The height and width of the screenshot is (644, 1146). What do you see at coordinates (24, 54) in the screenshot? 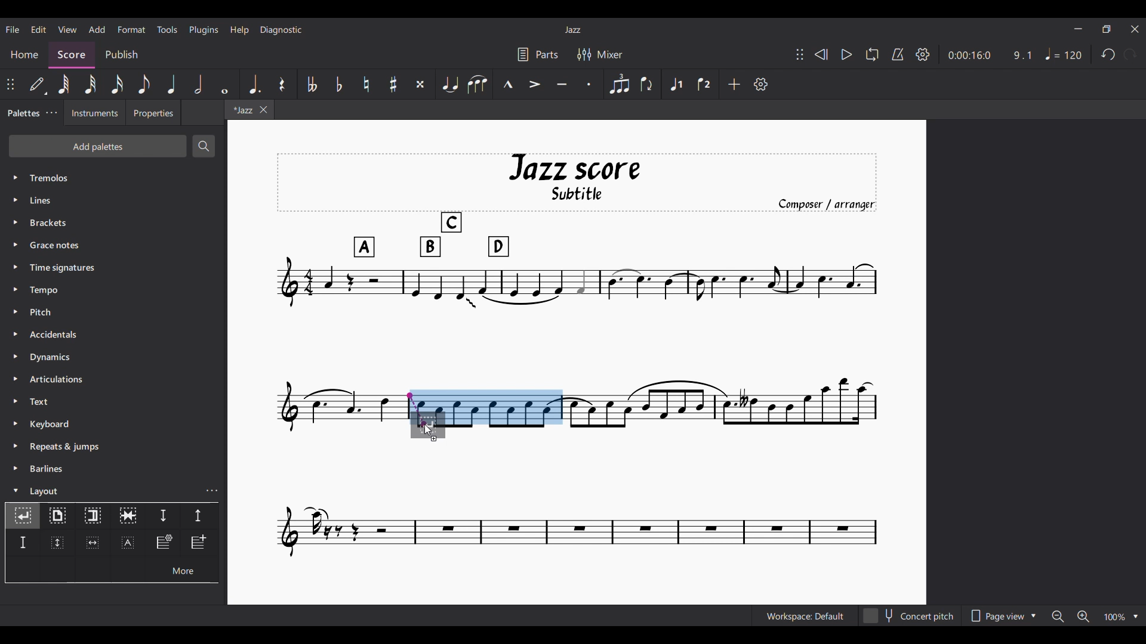
I see `Home section` at bounding box center [24, 54].